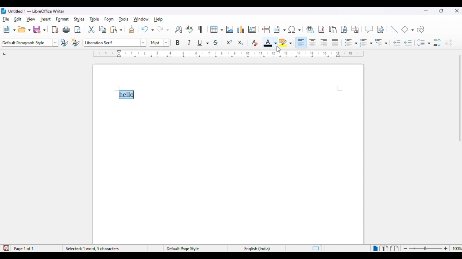 The height and width of the screenshot is (259, 462). What do you see at coordinates (424, 42) in the screenshot?
I see `set line spacing` at bounding box center [424, 42].